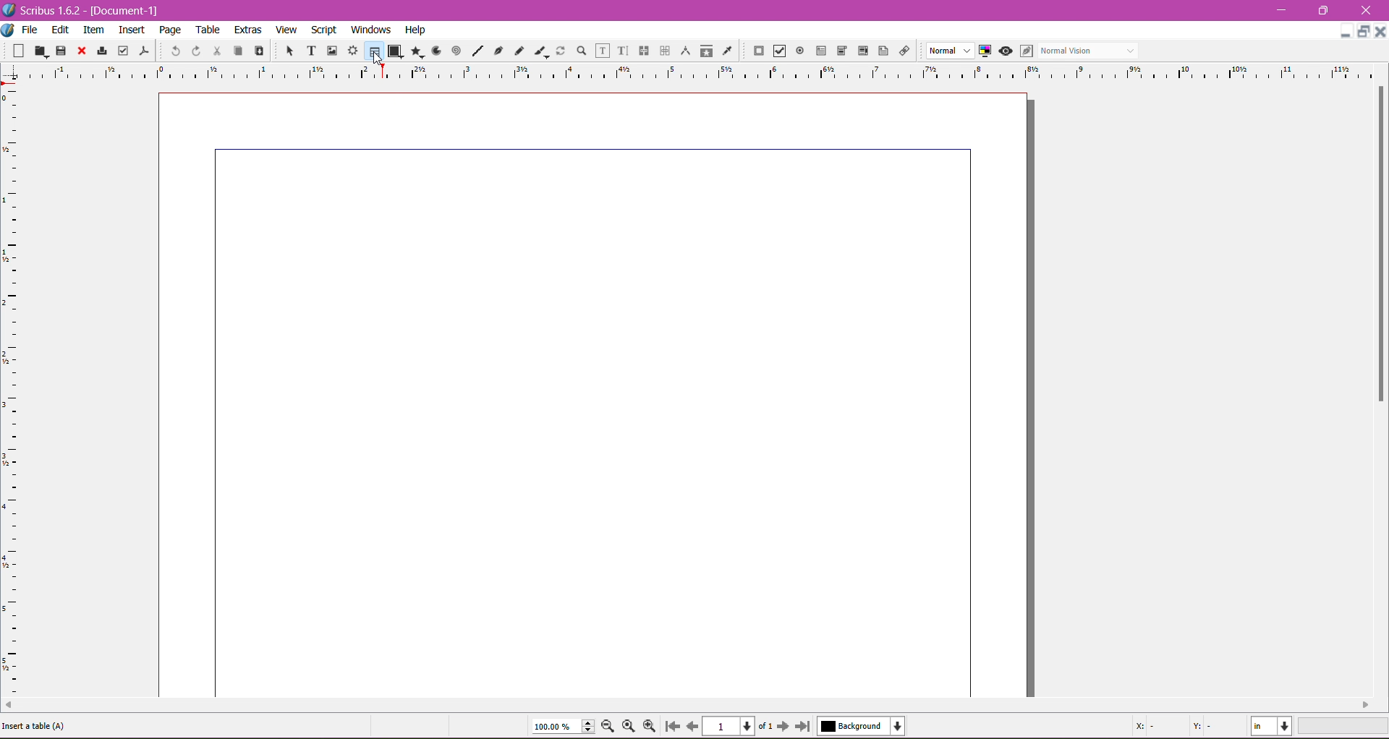 Image resolution: width=1389 pixels, height=739 pixels. What do you see at coordinates (286, 29) in the screenshot?
I see `View` at bounding box center [286, 29].